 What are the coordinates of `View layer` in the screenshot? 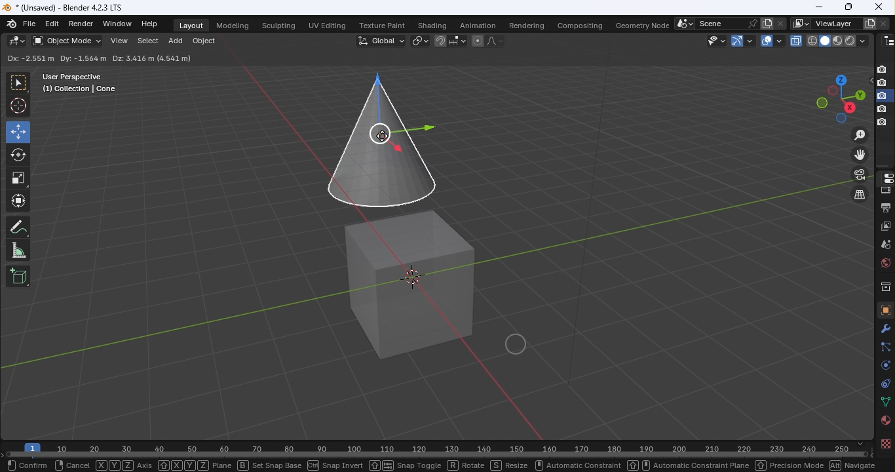 It's located at (886, 226).